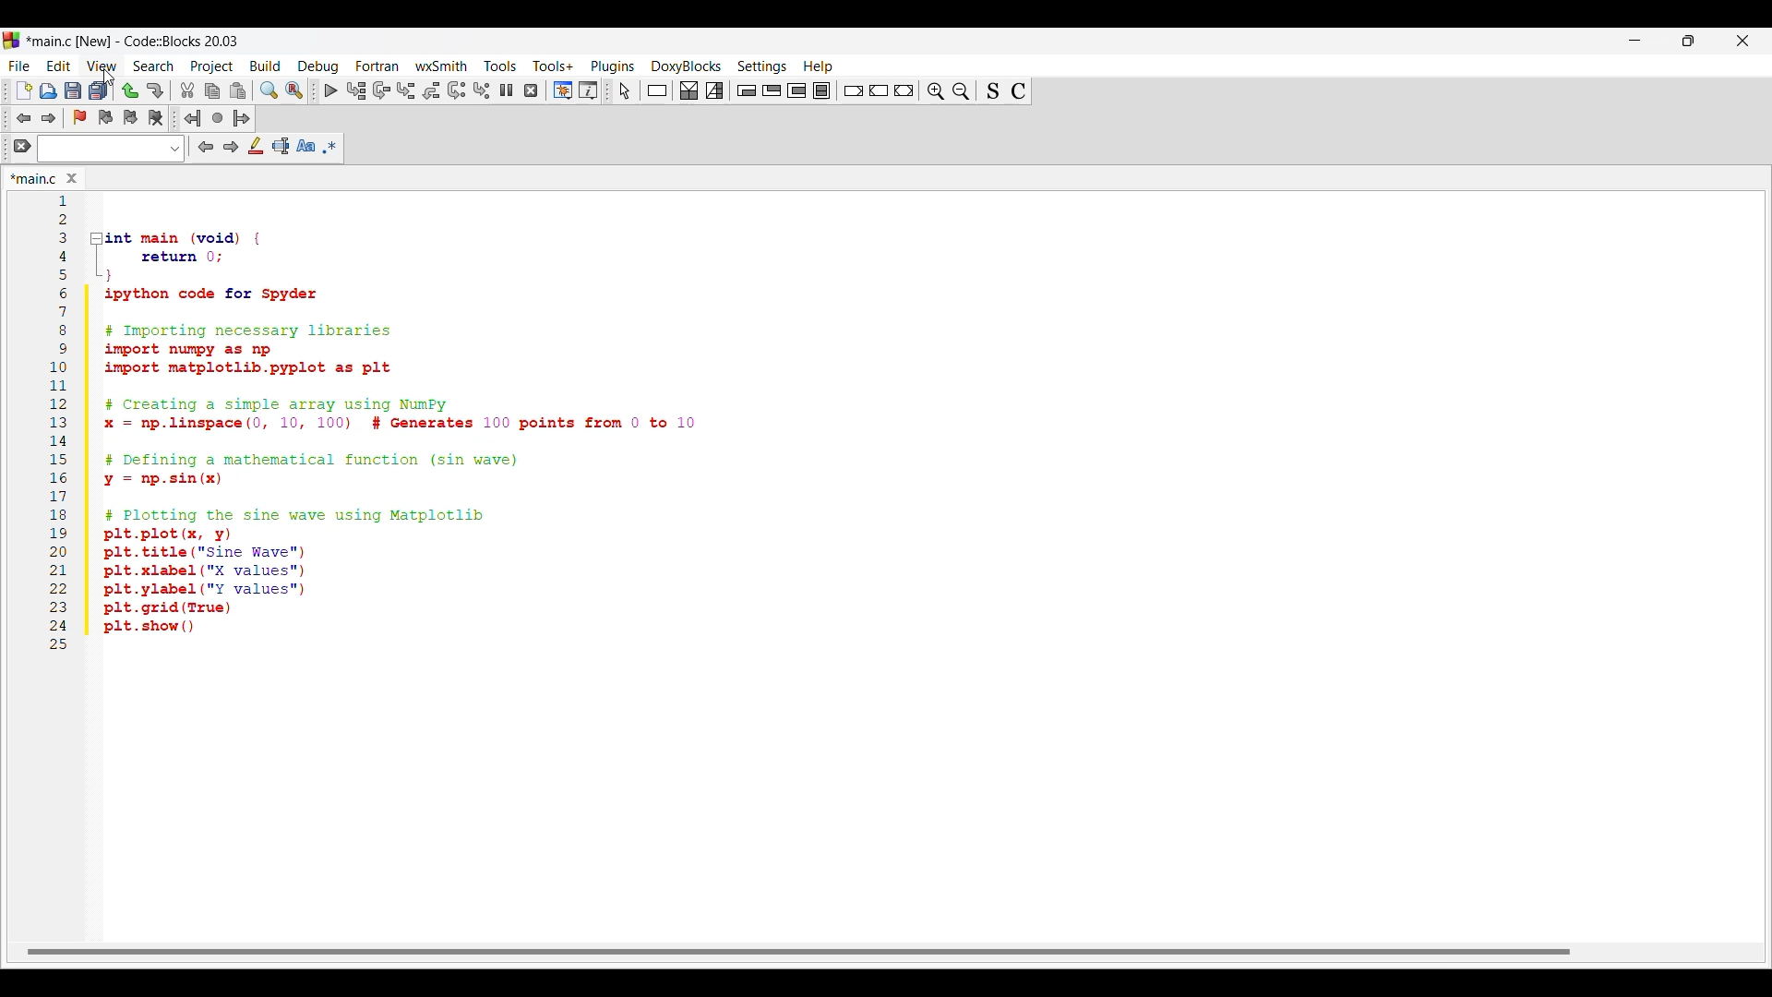  I want to click on Replace, so click(293, 90).